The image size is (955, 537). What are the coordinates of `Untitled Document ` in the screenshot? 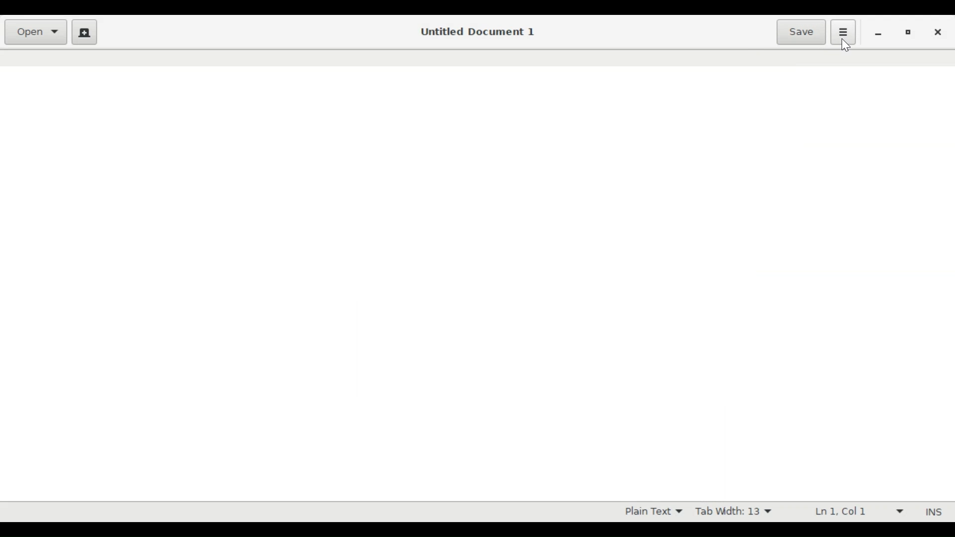 It's located at (482, 32).